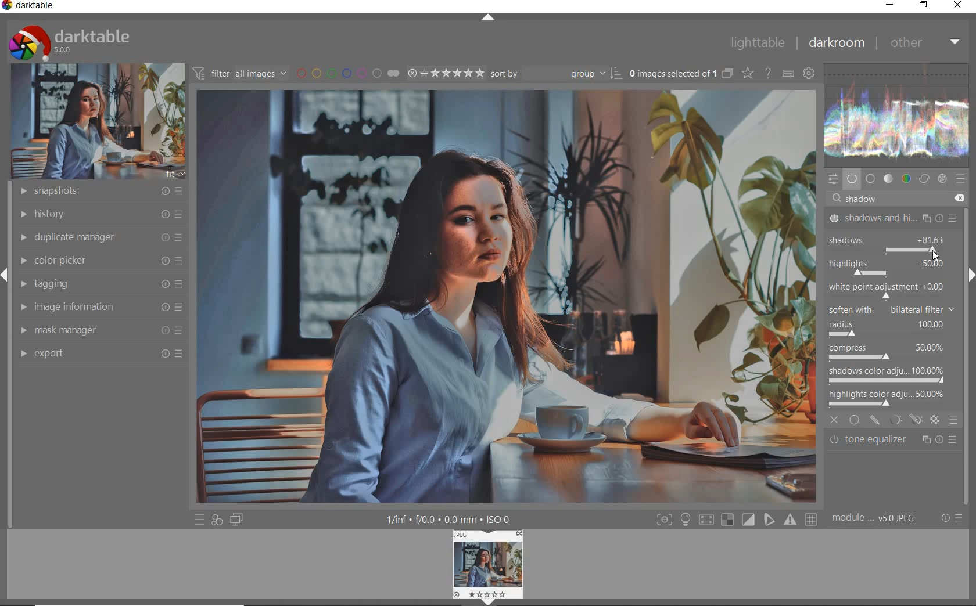 The width and height of the screenshot is (976, 606). I want to click on cursor position, so click(935, 254).